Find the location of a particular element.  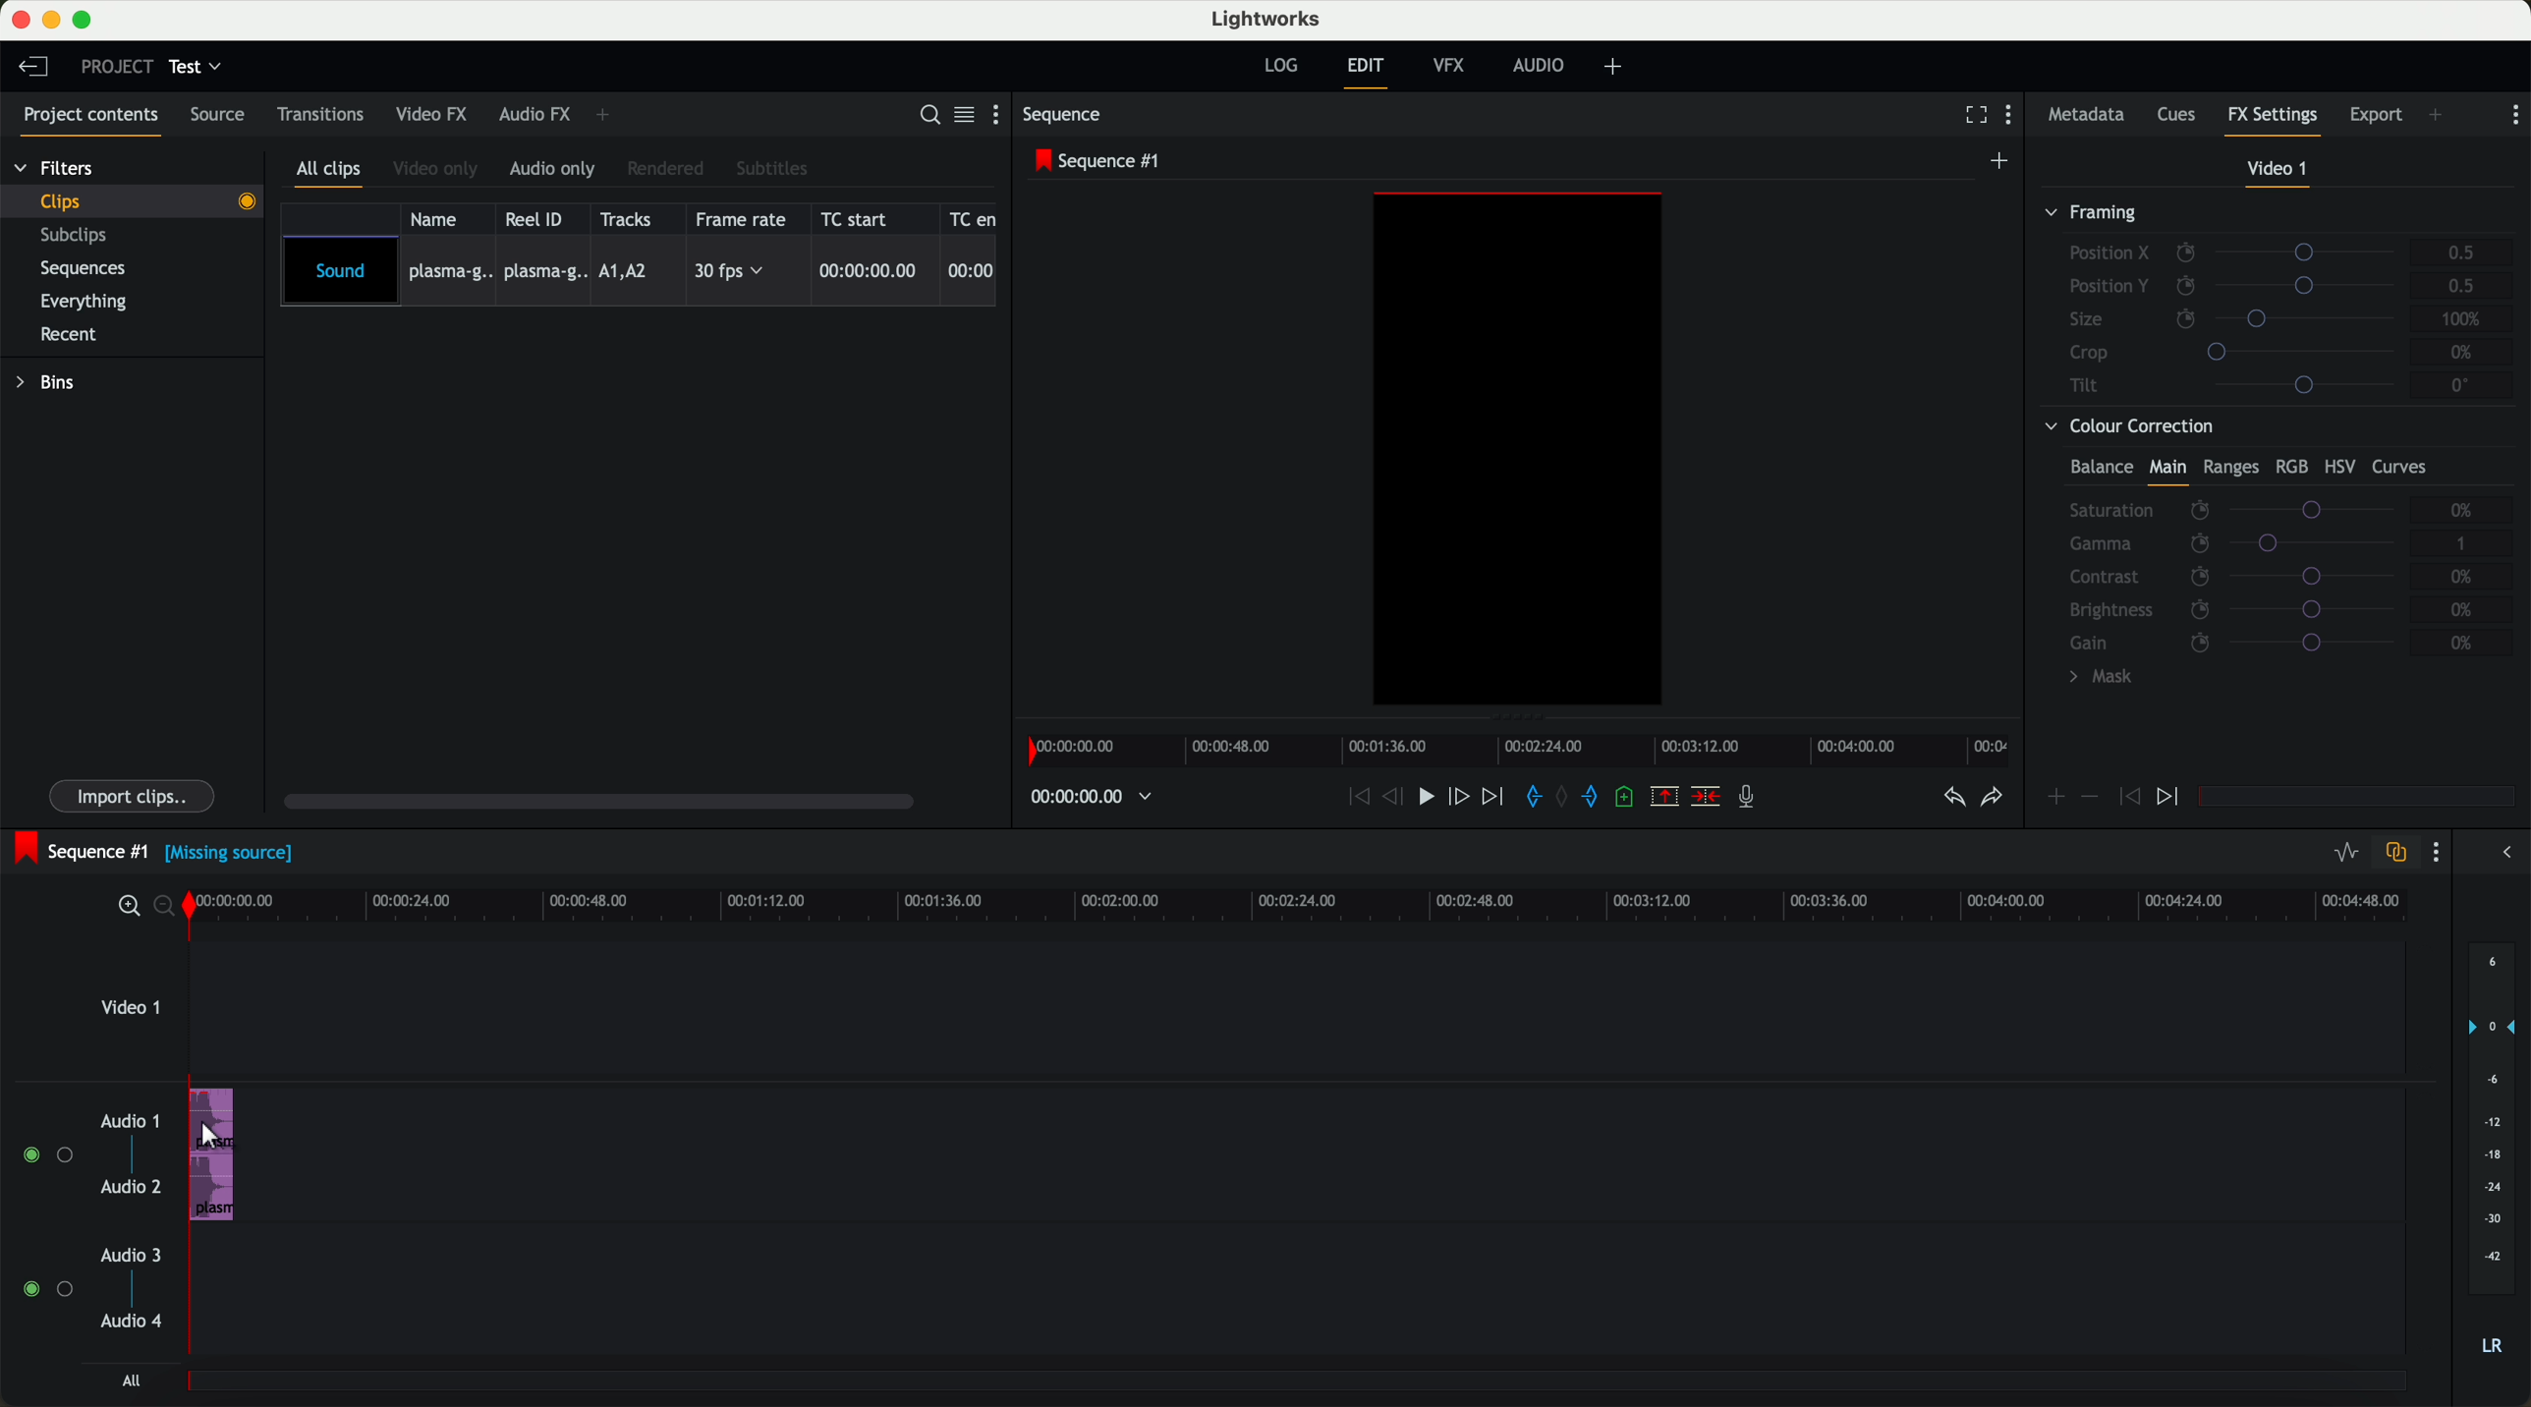

metadata is located at coordinates (2086, 116).